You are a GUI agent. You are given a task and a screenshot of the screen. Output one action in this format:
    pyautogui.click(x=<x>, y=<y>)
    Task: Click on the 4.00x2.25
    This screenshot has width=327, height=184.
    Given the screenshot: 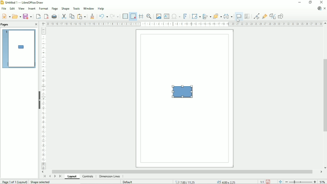 What is the action you would take?
    pyautogui.click(x=227, y=182)
    